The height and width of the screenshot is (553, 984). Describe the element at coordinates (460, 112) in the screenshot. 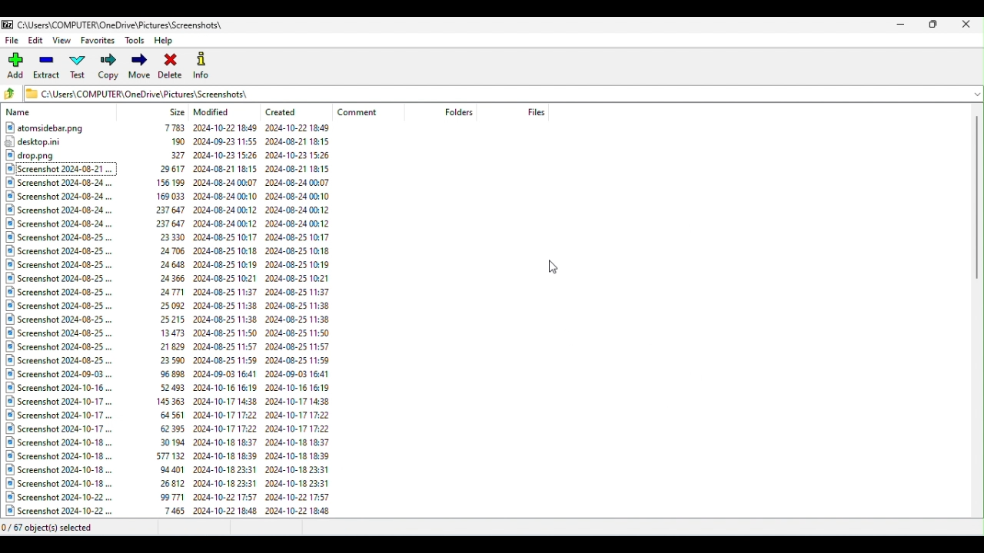

I see `Folders` at that location.